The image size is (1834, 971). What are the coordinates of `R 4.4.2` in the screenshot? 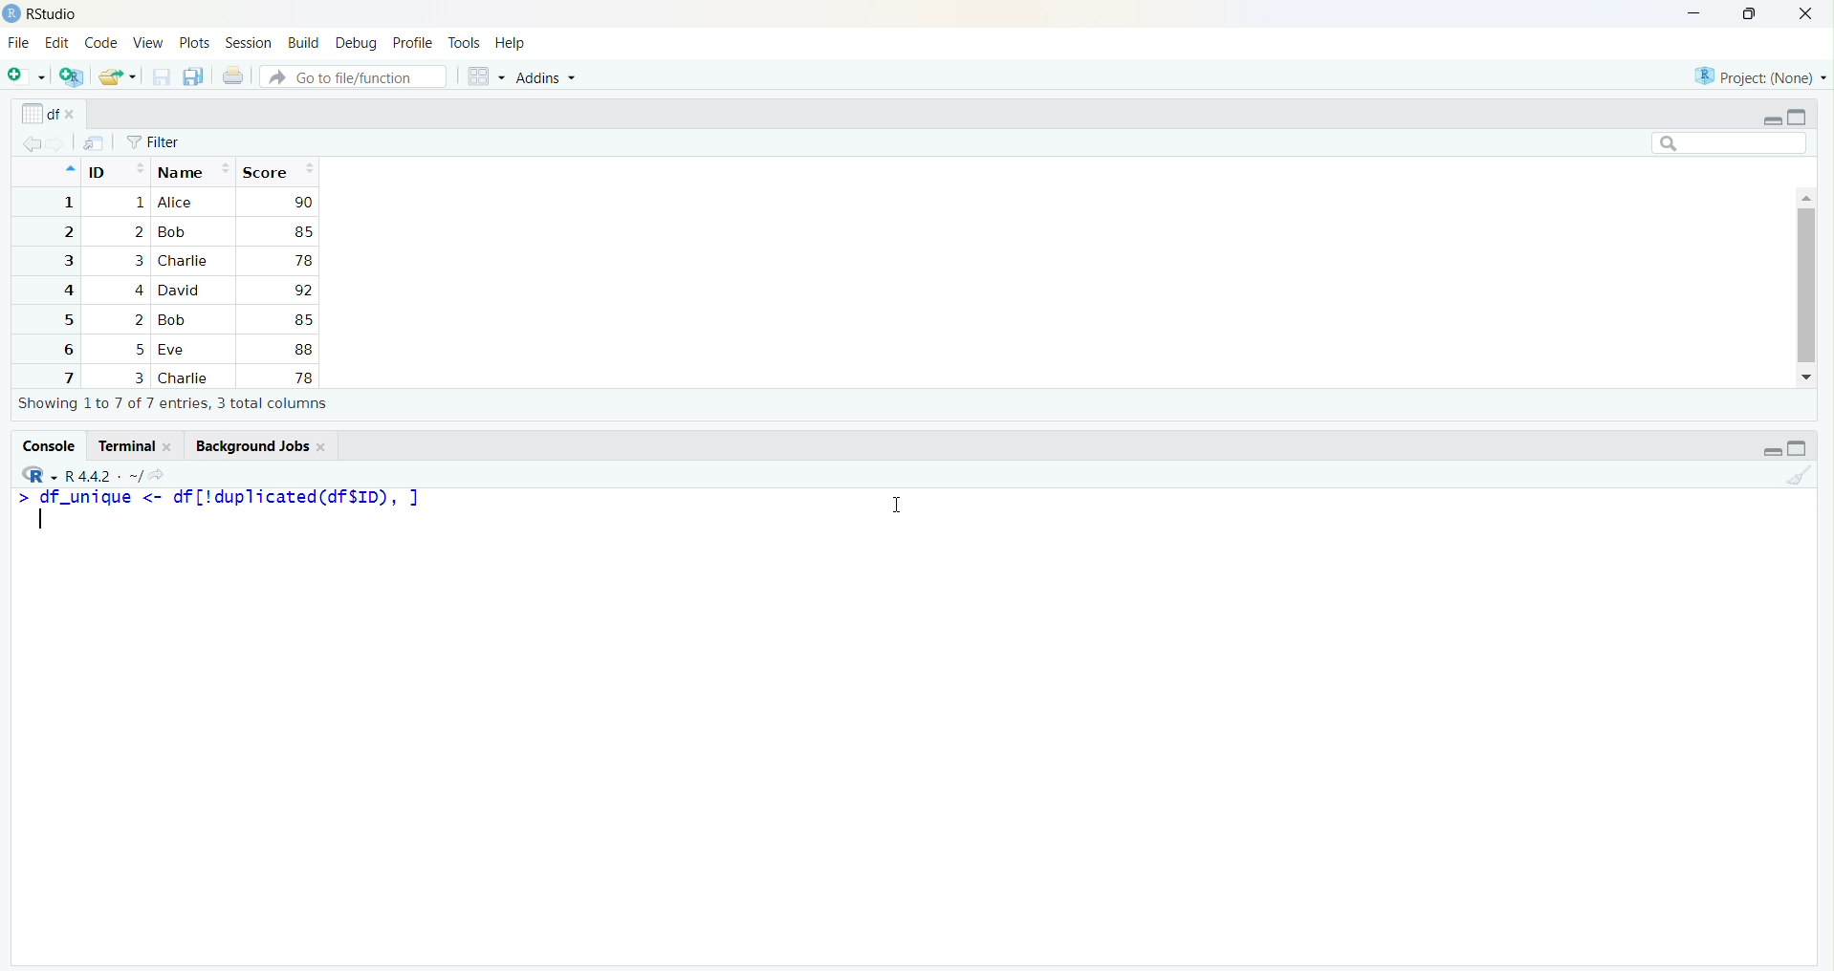 It's located at (89, 477).